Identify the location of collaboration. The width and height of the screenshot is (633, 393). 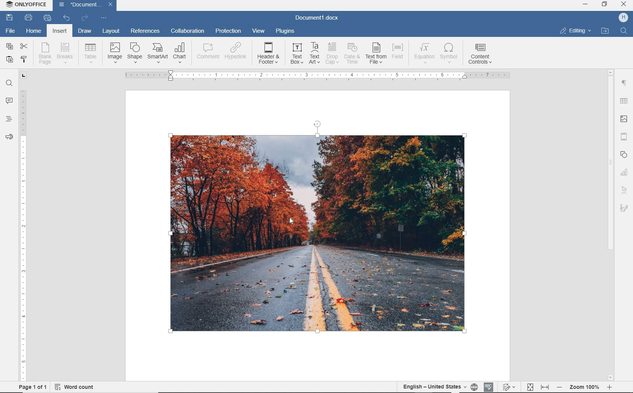
(188, 30).